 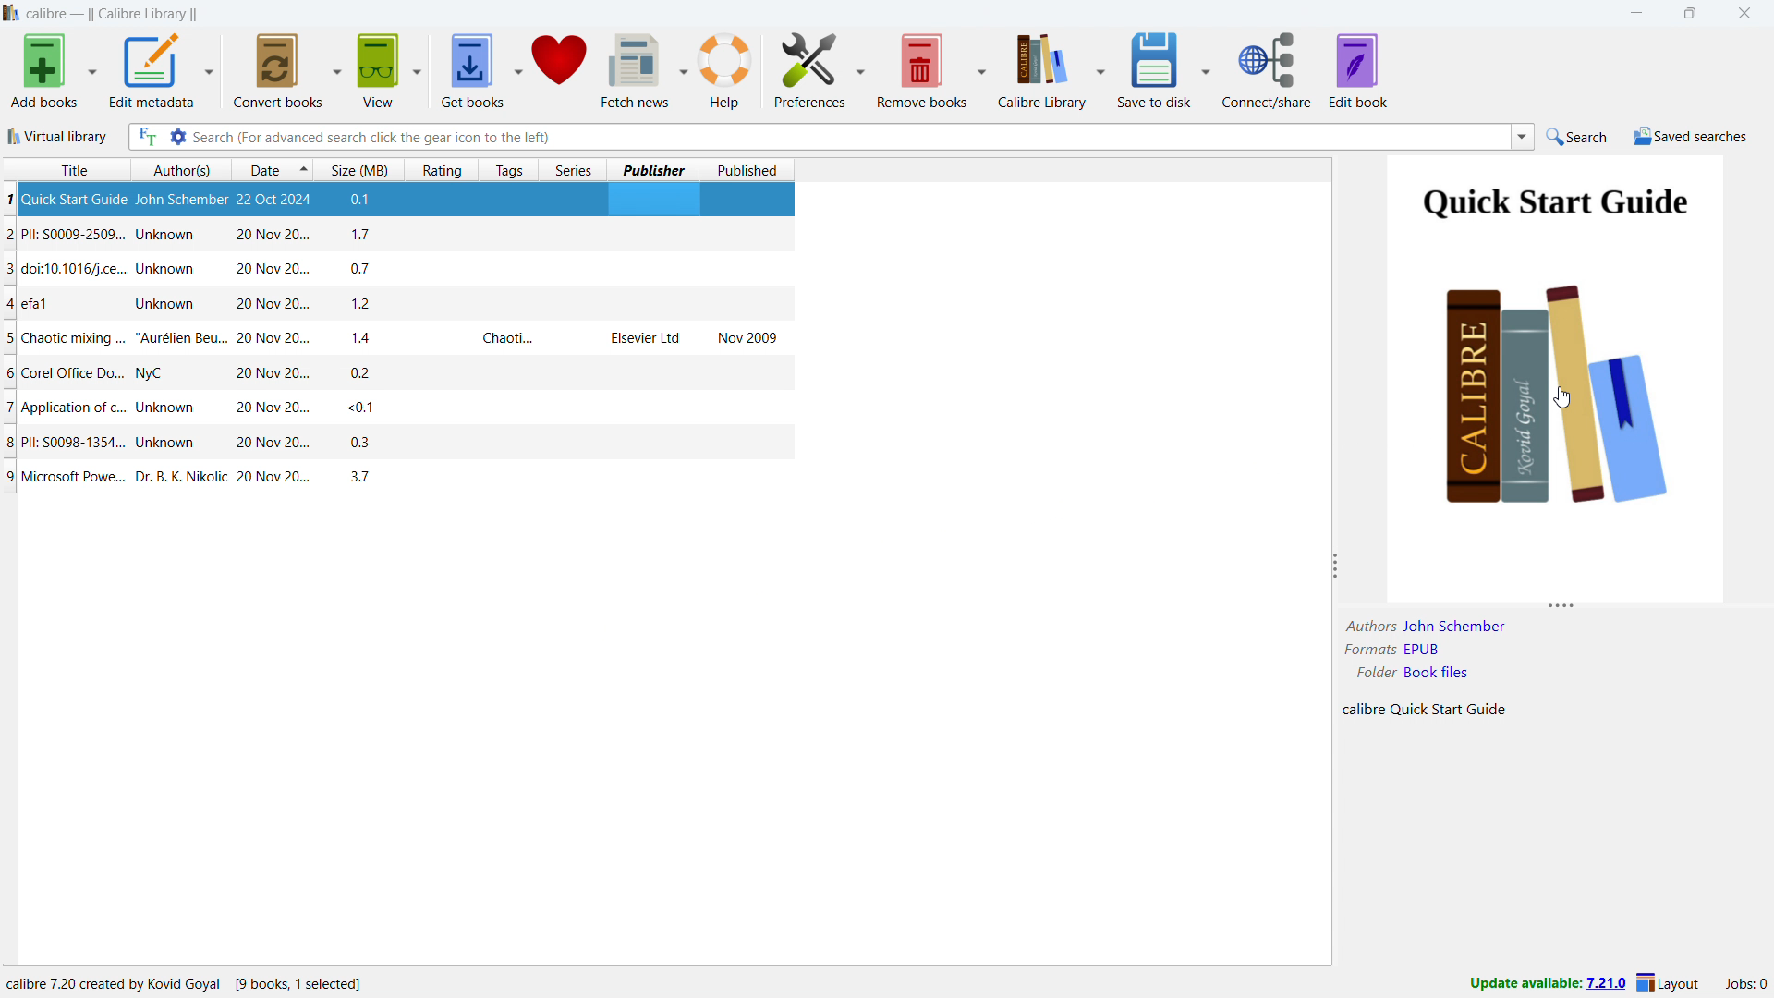 What do you see at coordinates (1744, 12) in the screenshot?
I see `close` at bounding box center [1744, 12].